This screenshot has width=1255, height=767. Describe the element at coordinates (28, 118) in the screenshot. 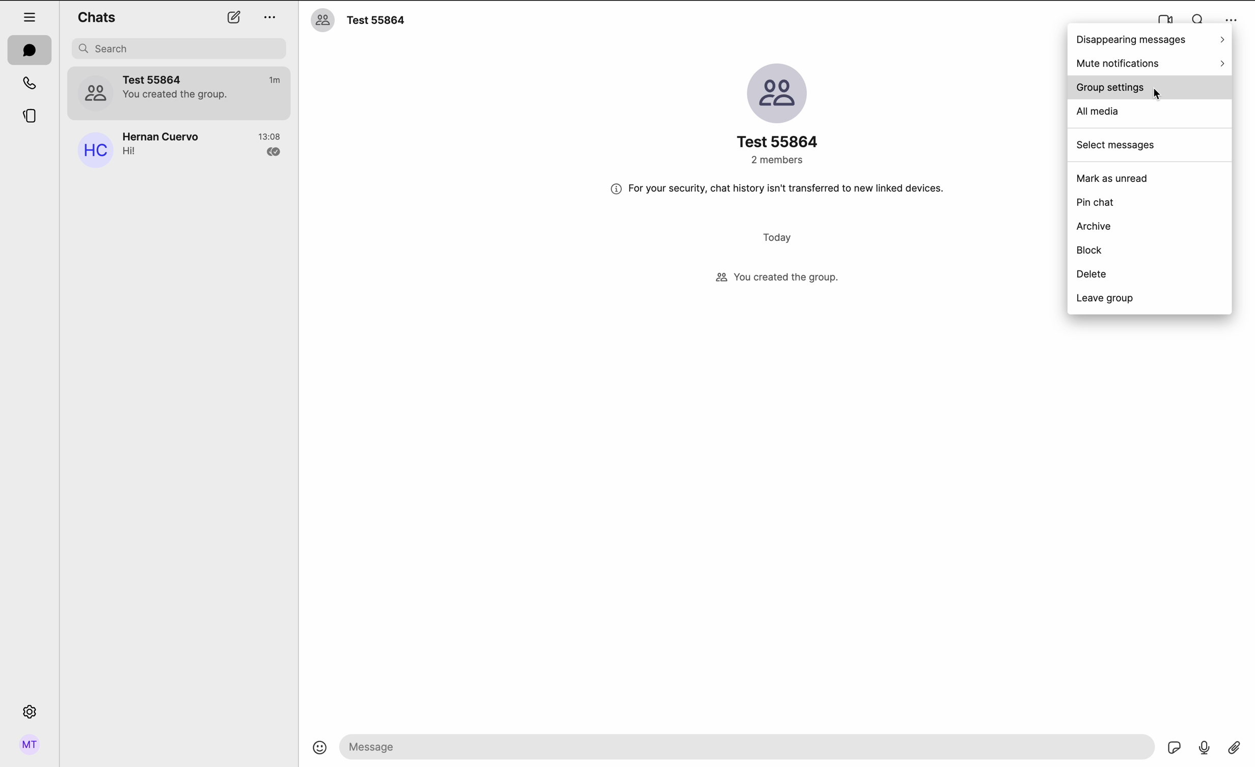

I see `stories` at that location.